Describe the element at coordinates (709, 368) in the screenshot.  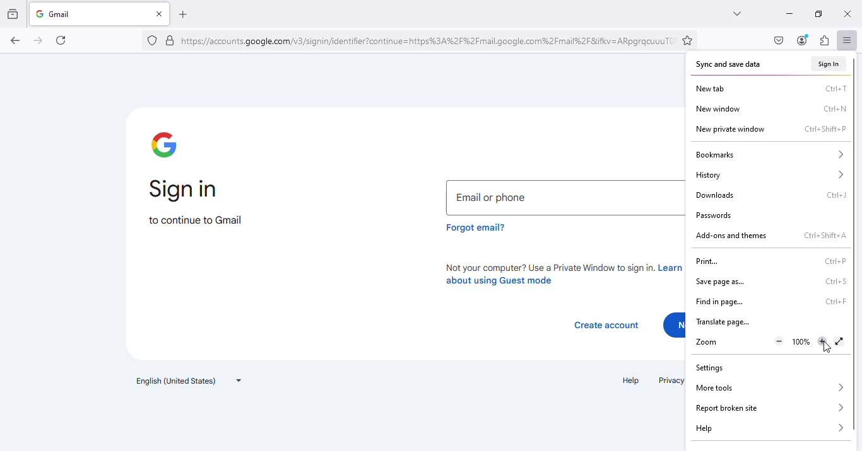
I see `settings` at that location.